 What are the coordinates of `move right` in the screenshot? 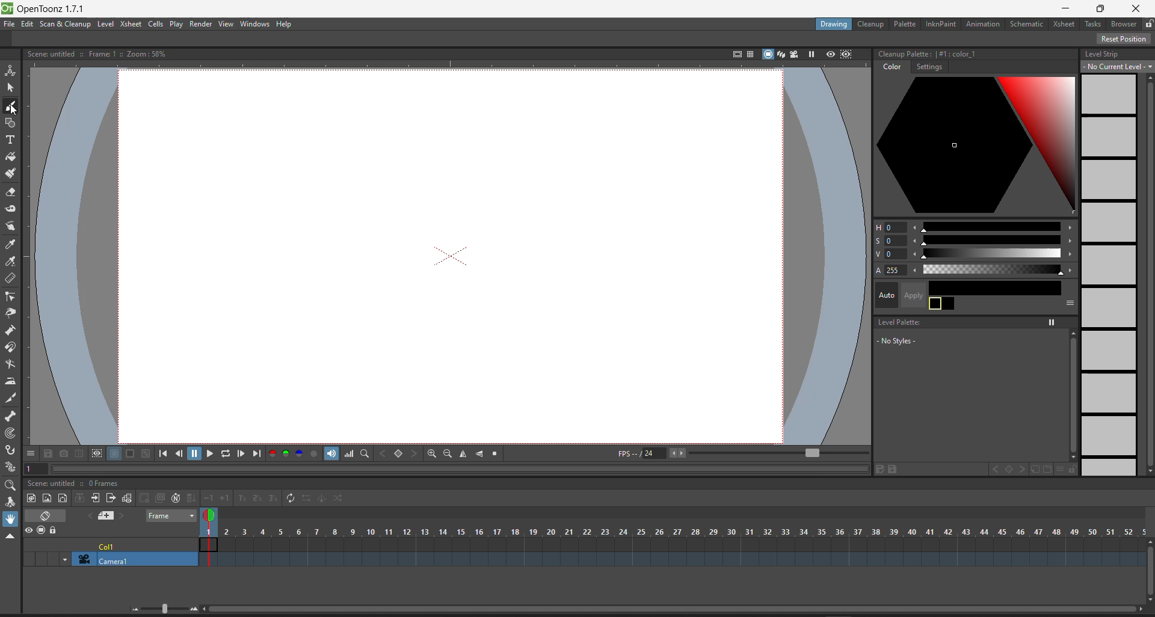 It's located at (1070, 242).